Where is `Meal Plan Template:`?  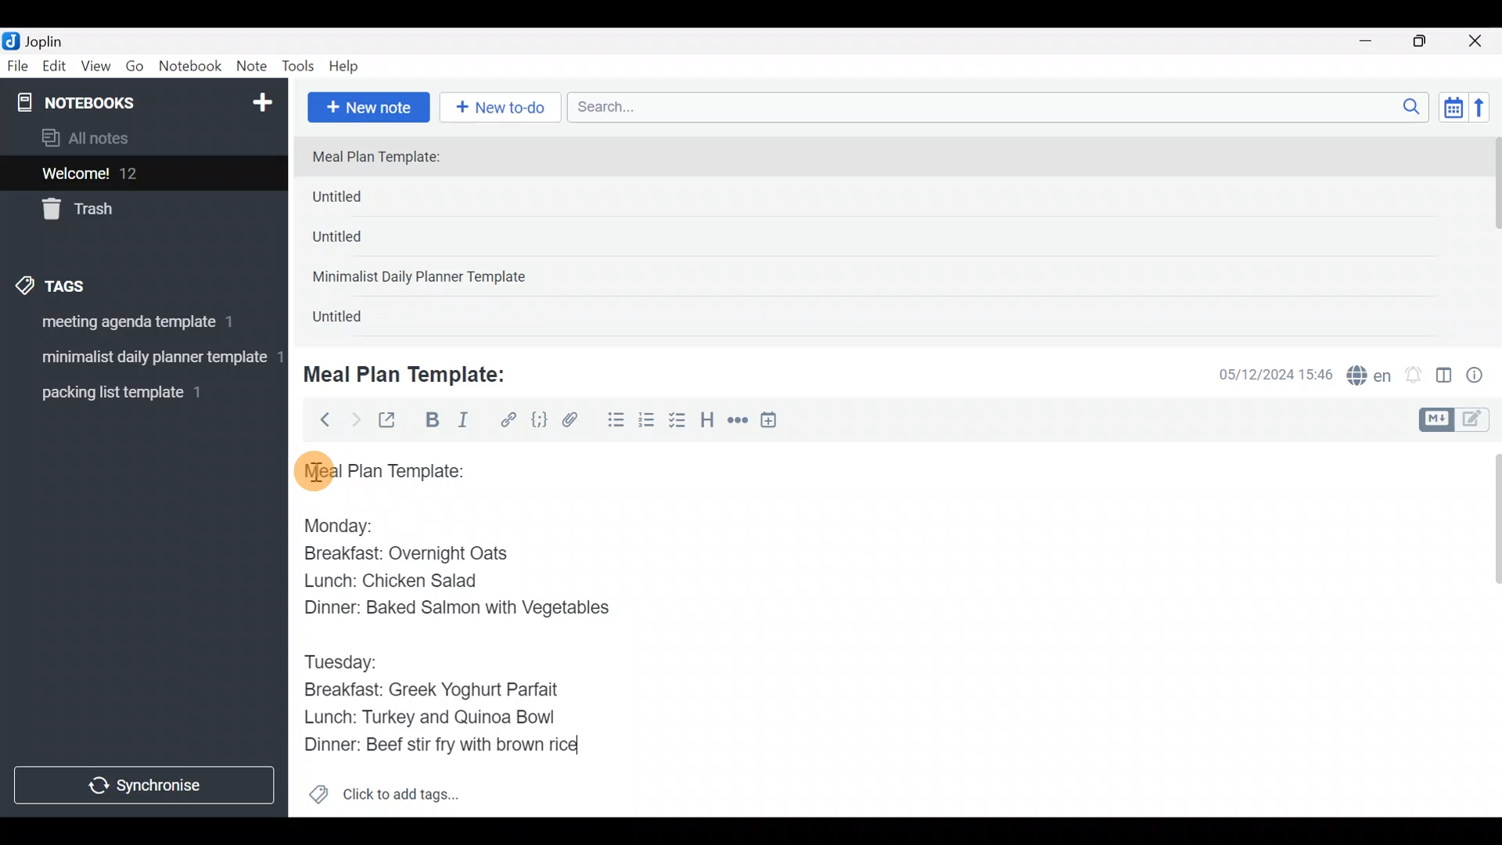 Meal Plan Template: is located at coordinates (415, 372).